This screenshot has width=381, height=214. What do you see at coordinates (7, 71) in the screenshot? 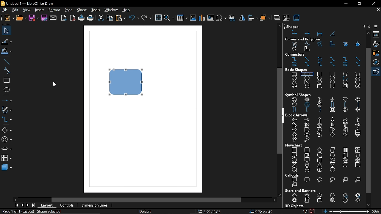
I see `curve` at bounding box center [7, 71].